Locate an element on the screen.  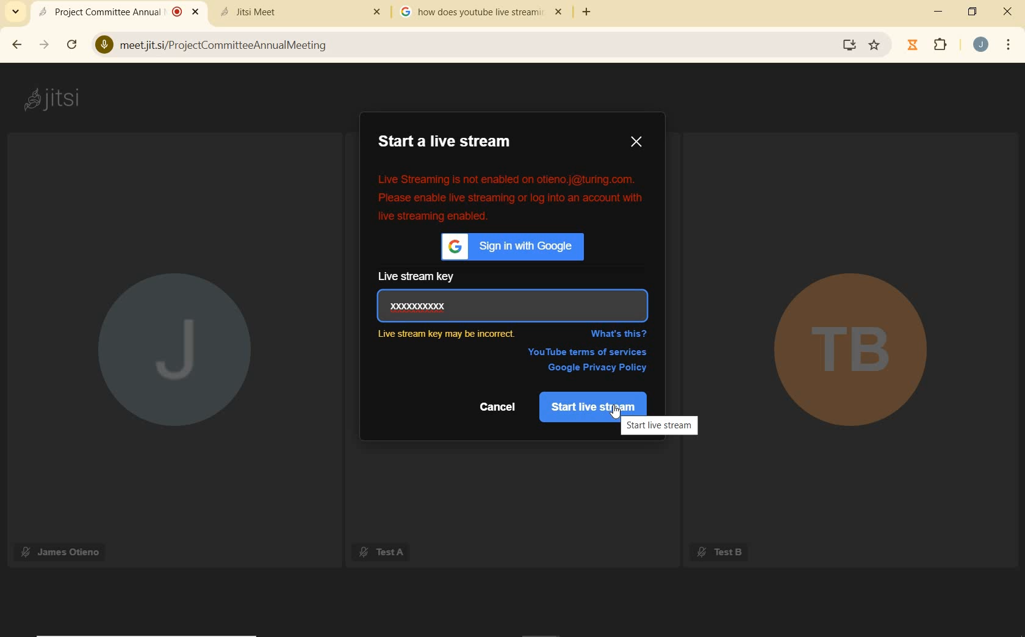
live stream key is located at coordinates (420, 276).